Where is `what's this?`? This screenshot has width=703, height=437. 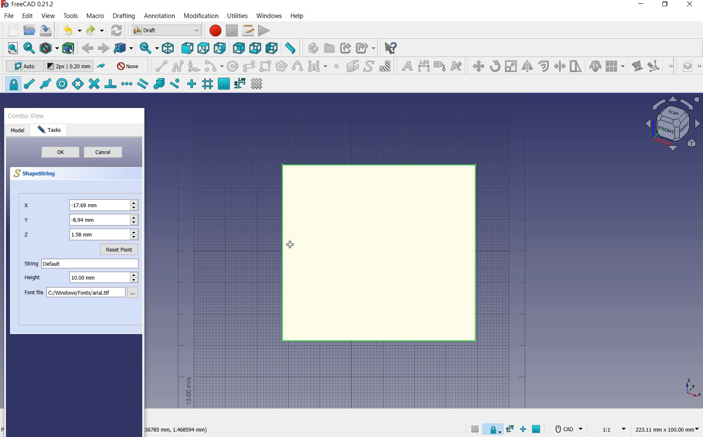 what's this? is located at coordinates (390, 48).